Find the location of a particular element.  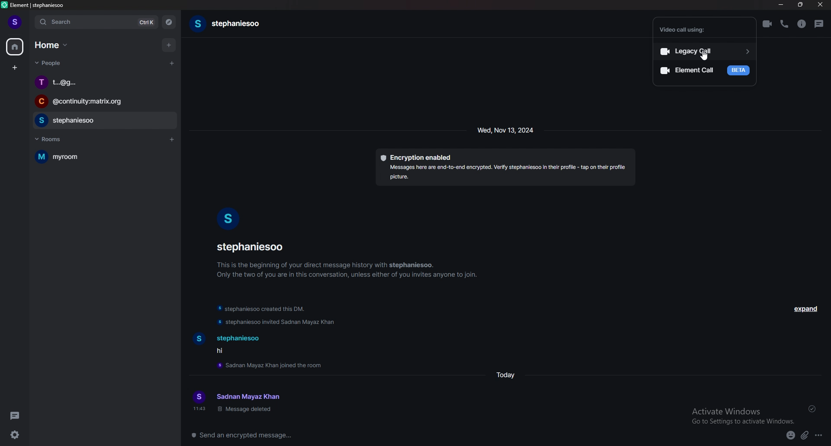

threads is located at coordinates (820, 25).